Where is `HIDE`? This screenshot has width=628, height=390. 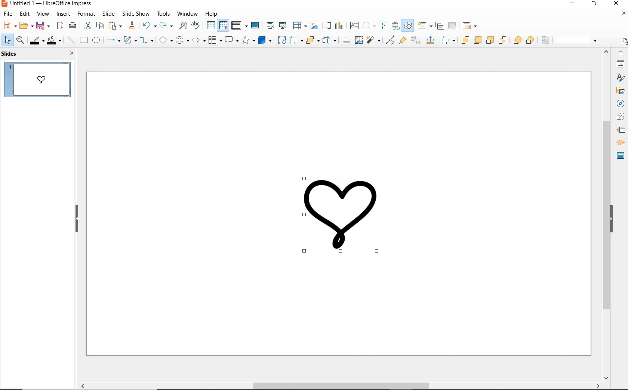 HIDE is located at coordinates (77, 220).